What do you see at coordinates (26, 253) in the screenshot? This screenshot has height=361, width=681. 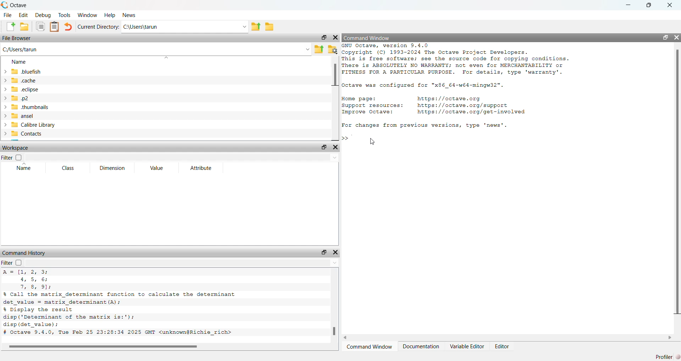 I see `command history` at bounding box center [26, 253].